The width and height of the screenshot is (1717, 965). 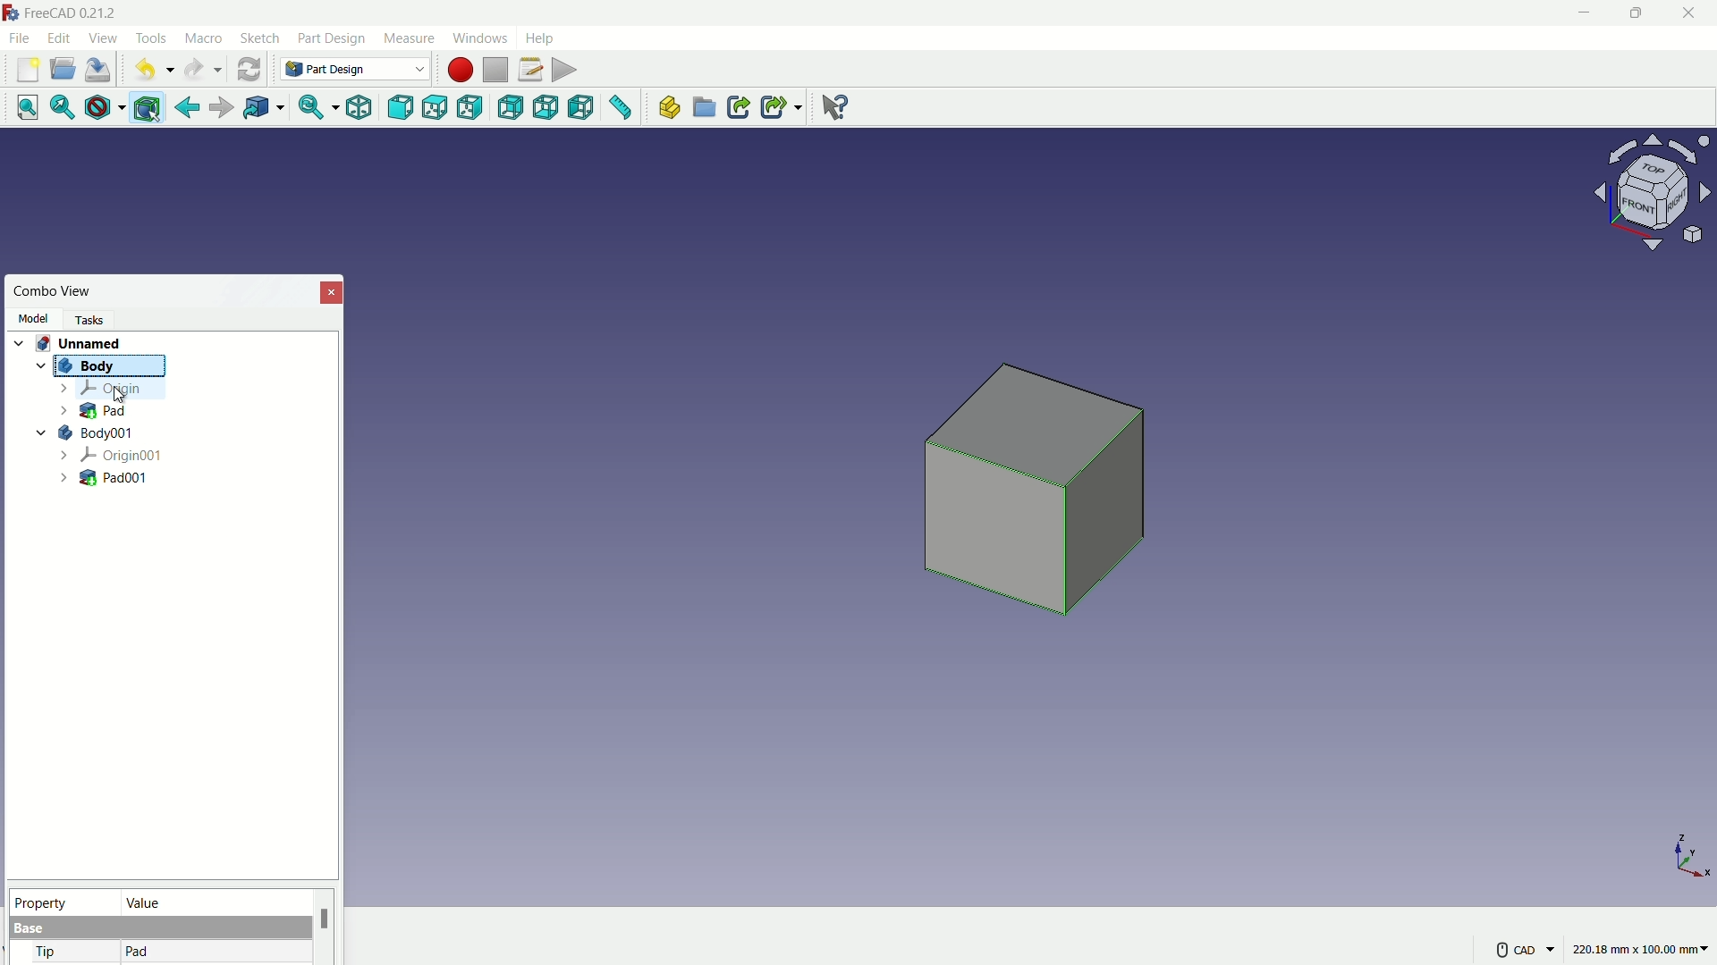 What do you see at coordinates (1658, 201) in the screenshot?
I see `preset viewpoint` at bounding box center [1658, 201].